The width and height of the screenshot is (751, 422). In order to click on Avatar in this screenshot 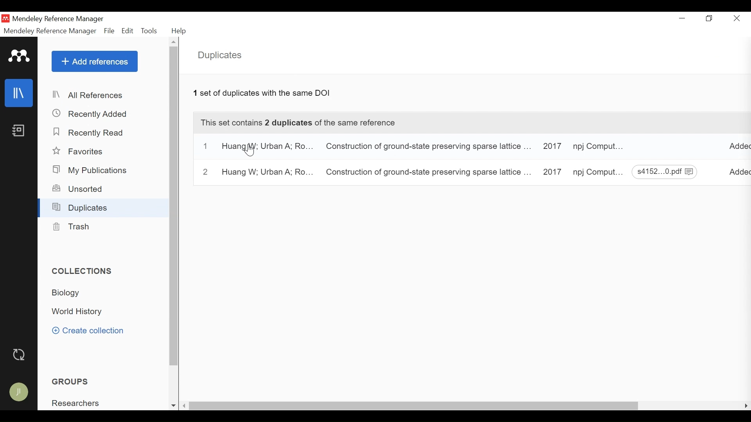, I will do `click(20, 391)`.